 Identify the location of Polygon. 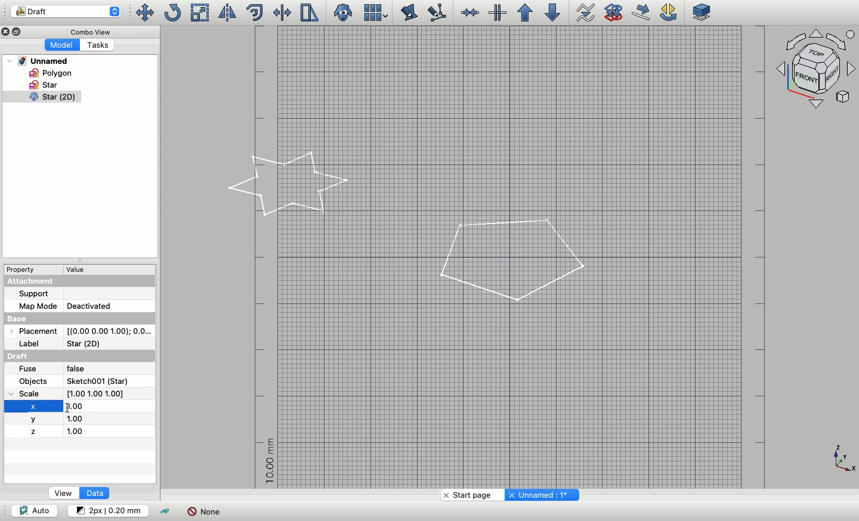
(511, 262).